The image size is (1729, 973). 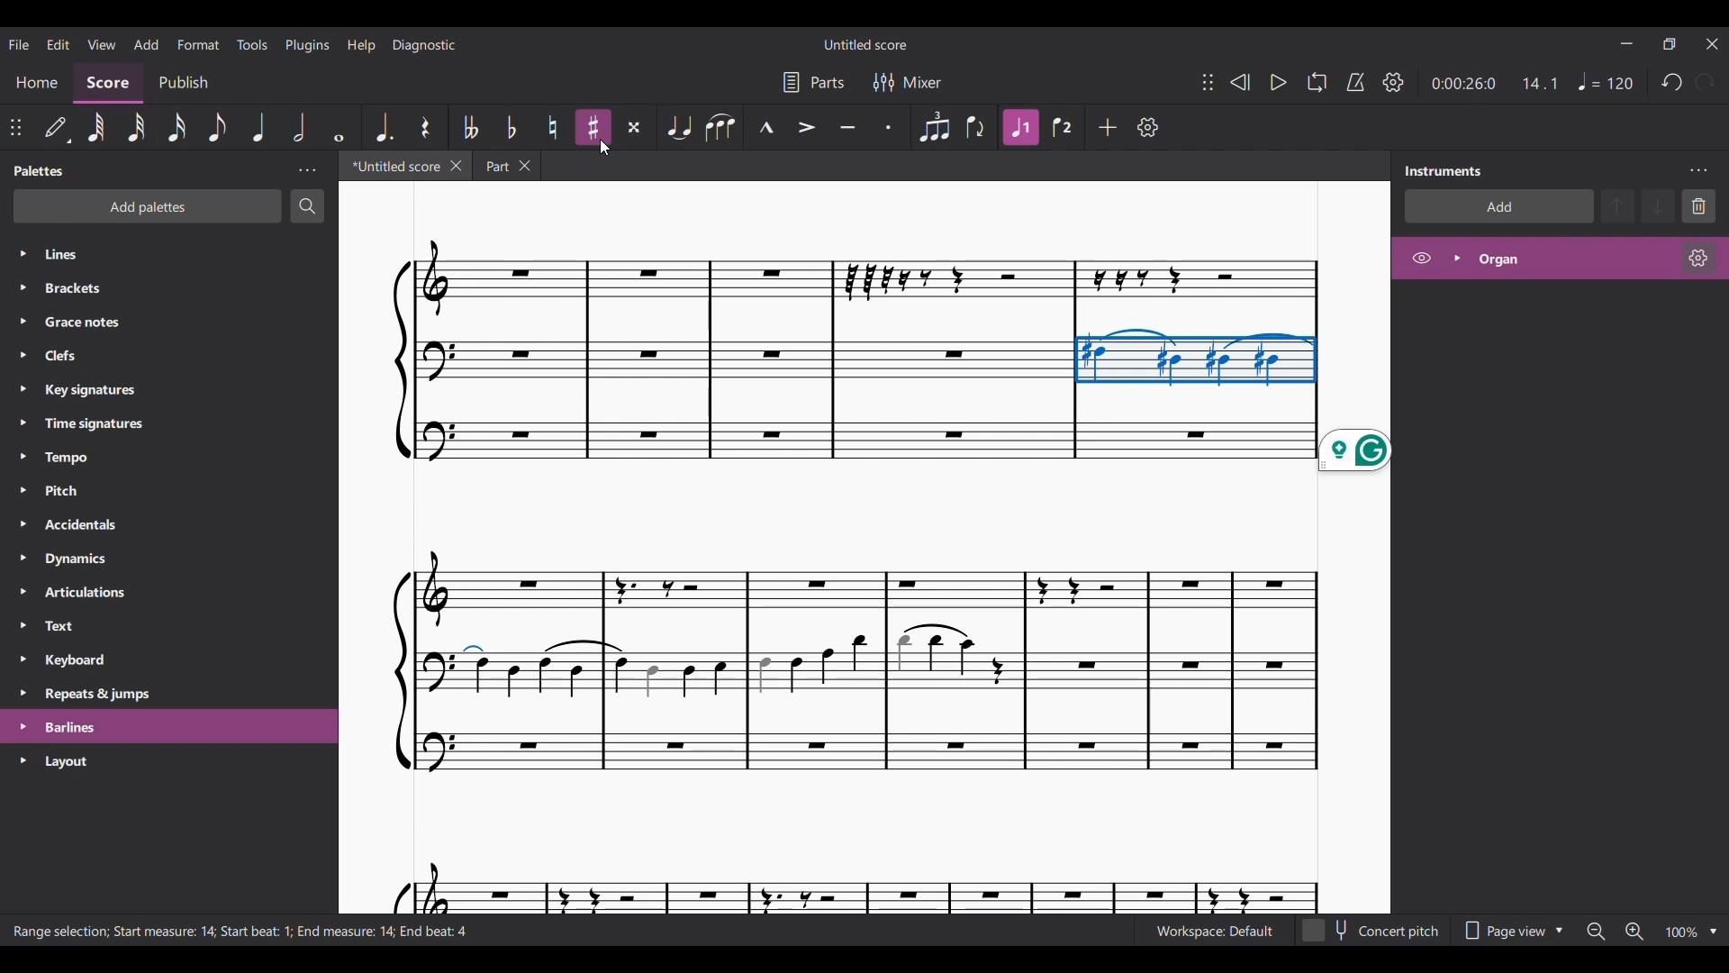 What do you see at coordinates (19, 43) in the screenshot?
I see `File menu` at bounding box center [19, 43].